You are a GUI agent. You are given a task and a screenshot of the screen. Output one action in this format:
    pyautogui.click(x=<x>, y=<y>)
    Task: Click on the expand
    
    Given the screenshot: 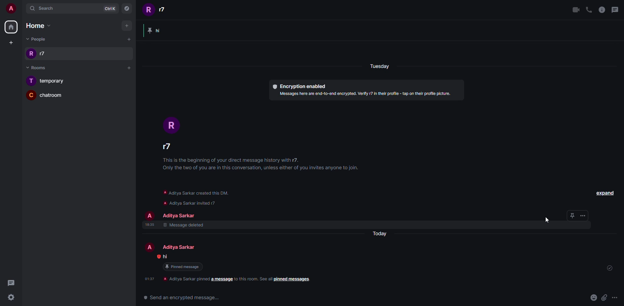 What is the action you would take?
    pyautogui.click(x=602, y=193)
    